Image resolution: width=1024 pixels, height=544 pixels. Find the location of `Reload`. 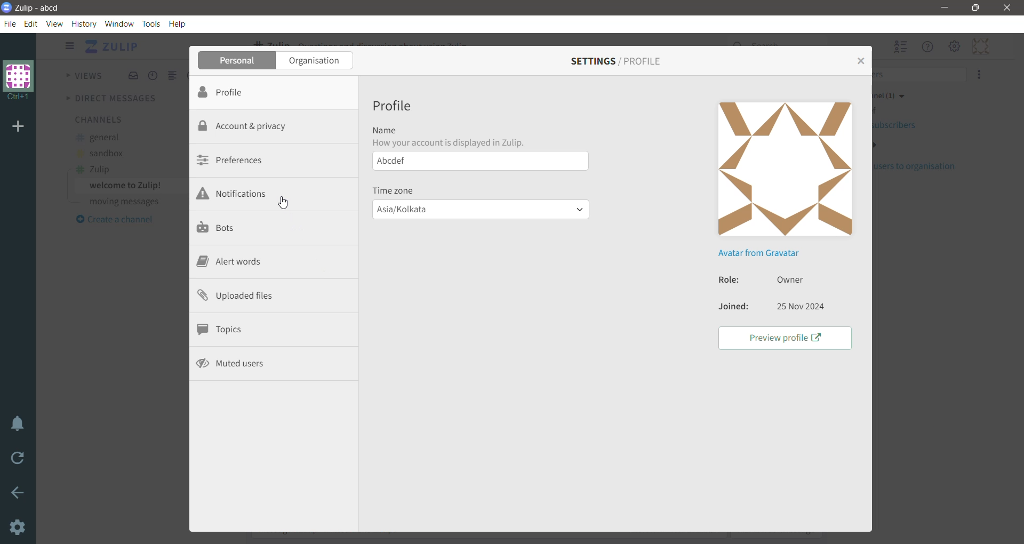

Reload is located at coordinates (19, 461).